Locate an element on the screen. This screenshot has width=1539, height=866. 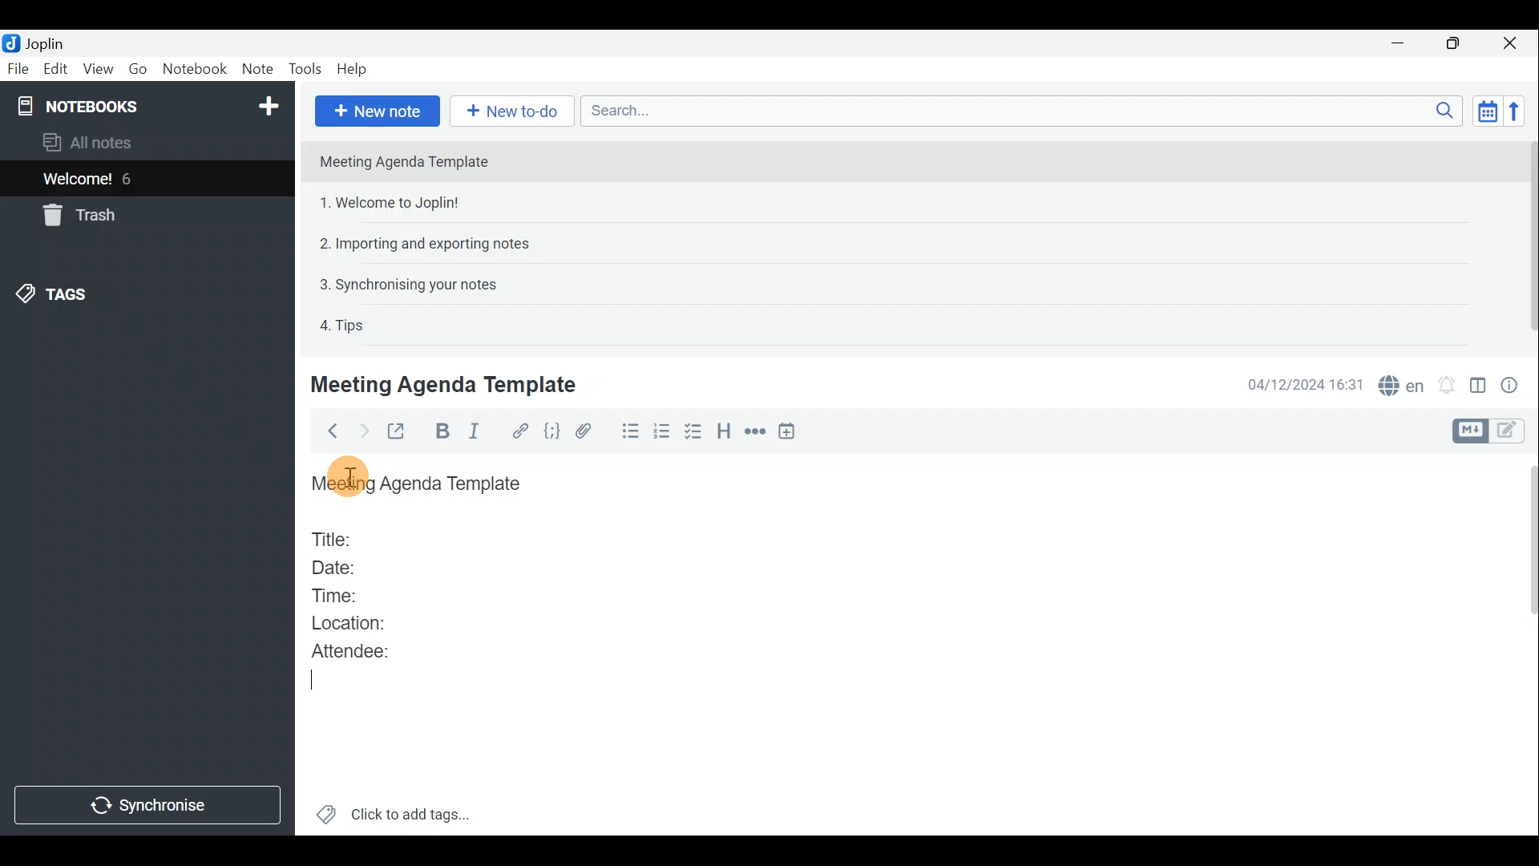
Notebooks is located at coordinates (150, 105).